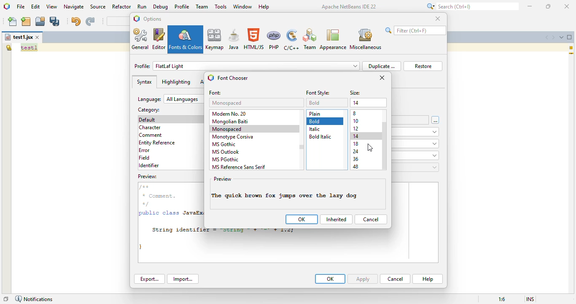 The height and width of the screenshot is (304, 576). I want to click on options, so click(153, 19).